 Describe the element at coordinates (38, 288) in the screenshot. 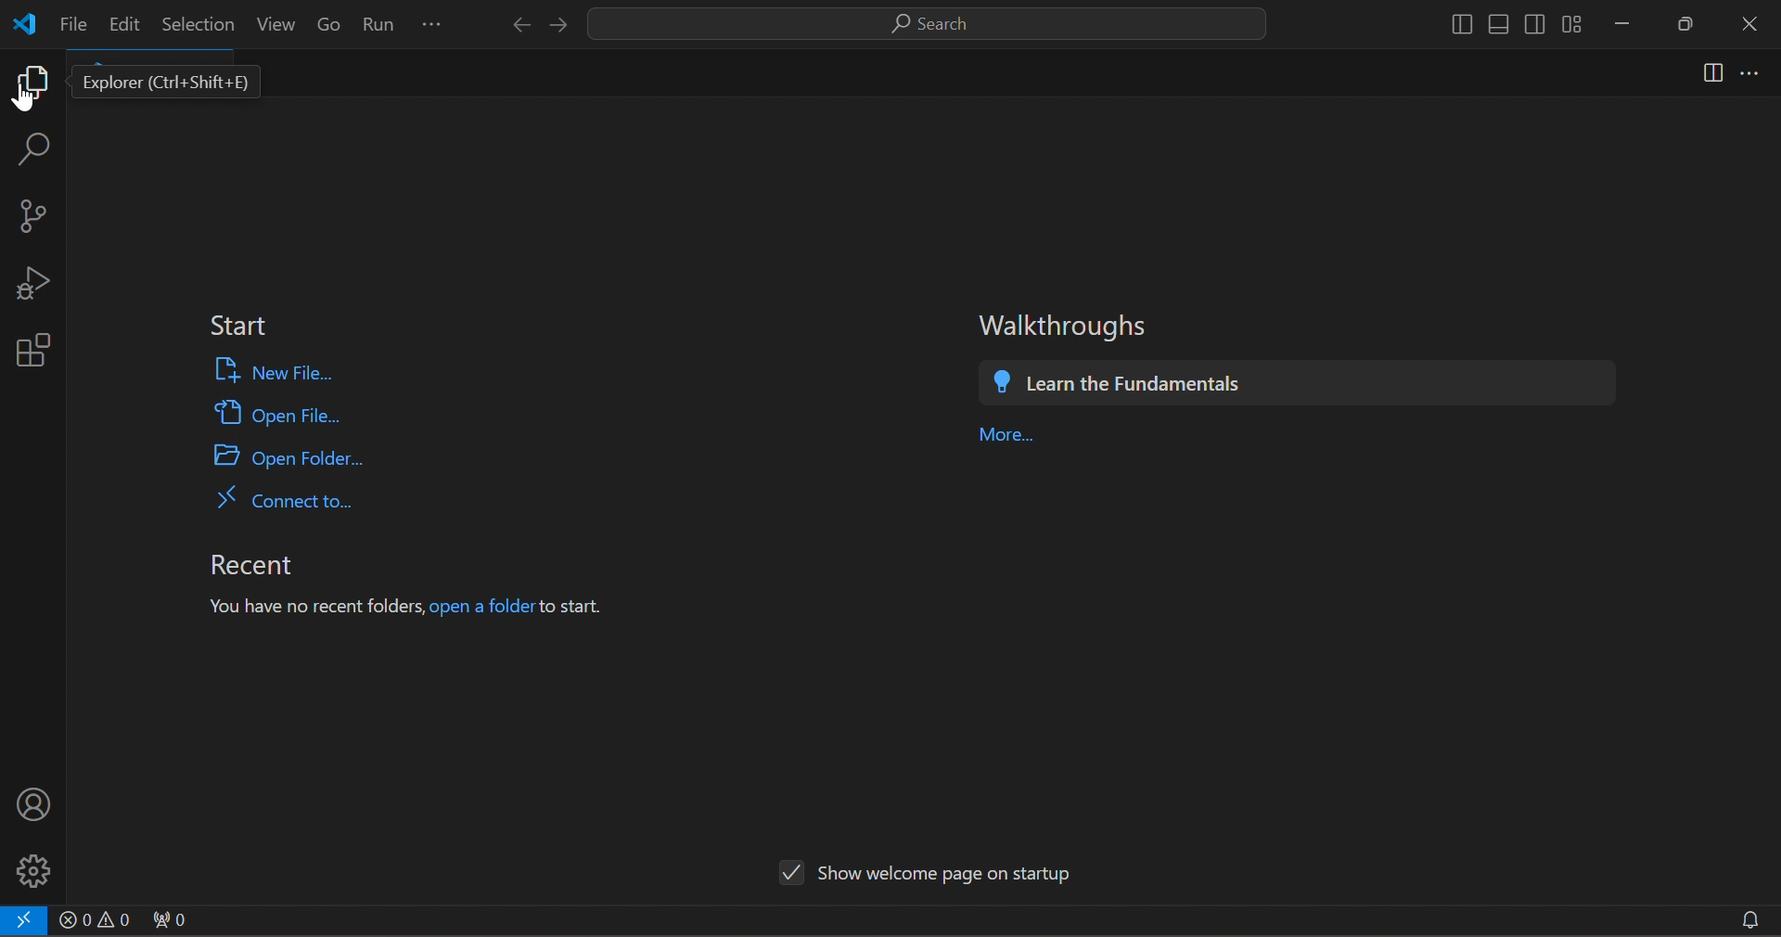

I see `bug` at that location.